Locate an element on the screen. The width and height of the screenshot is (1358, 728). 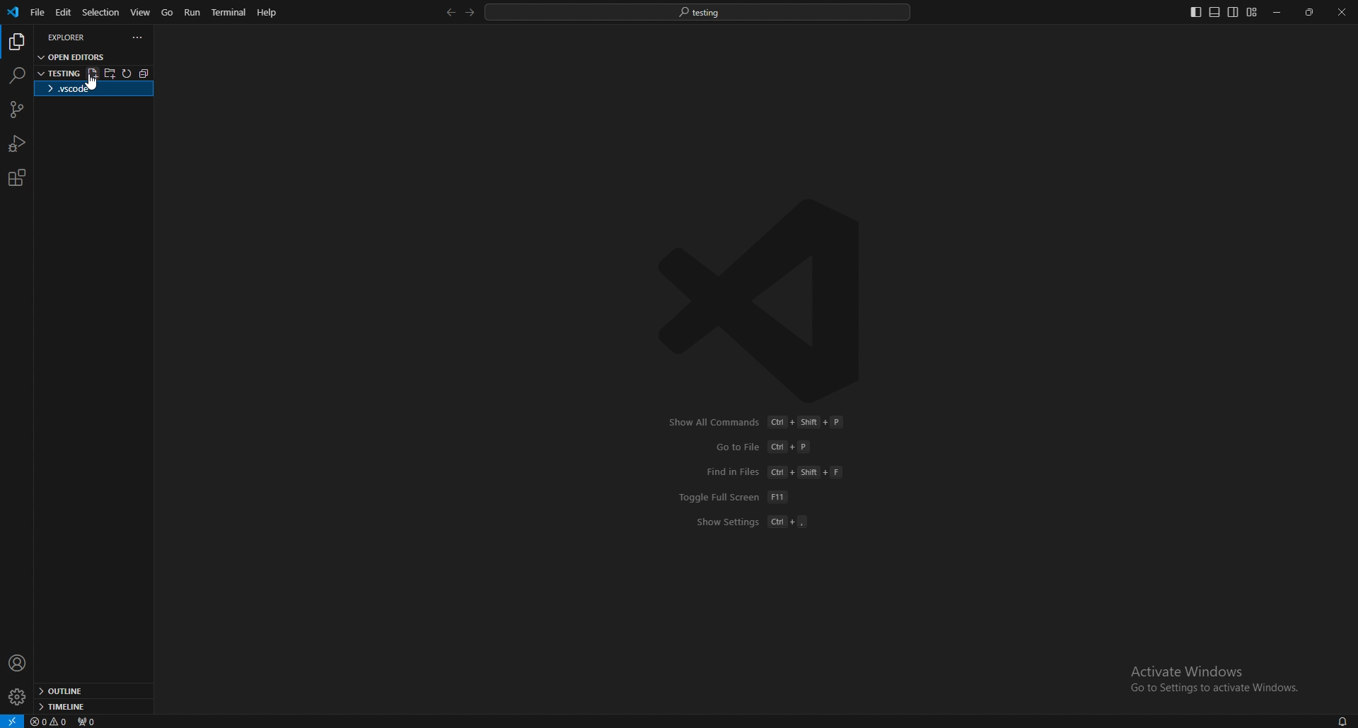
cursor is located at coordinates (91, 83).